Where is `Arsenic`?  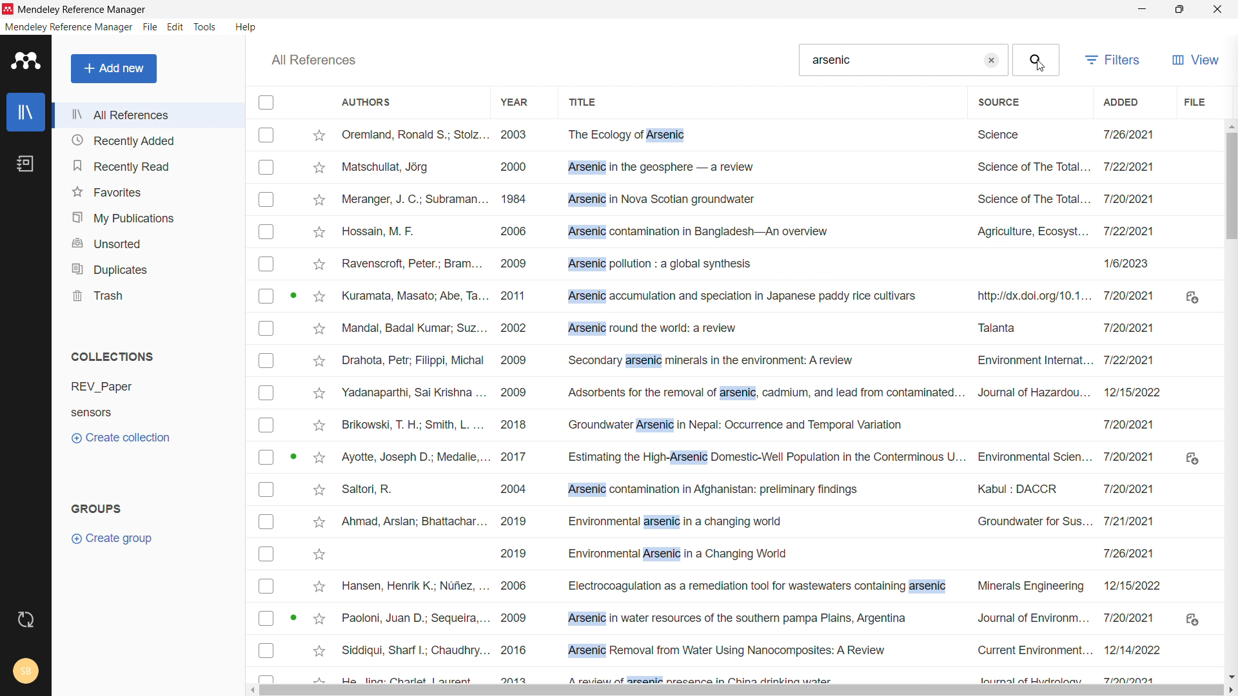
Arsenic is located at coordinates (835, 60).